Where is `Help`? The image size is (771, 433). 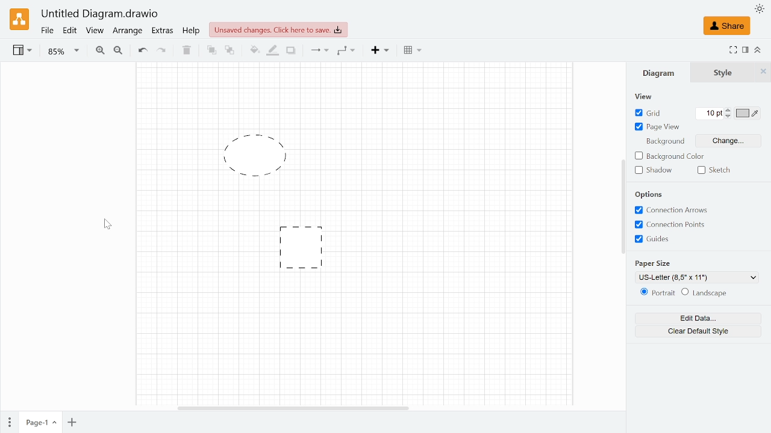
Help is located at coordinates (193, 32).